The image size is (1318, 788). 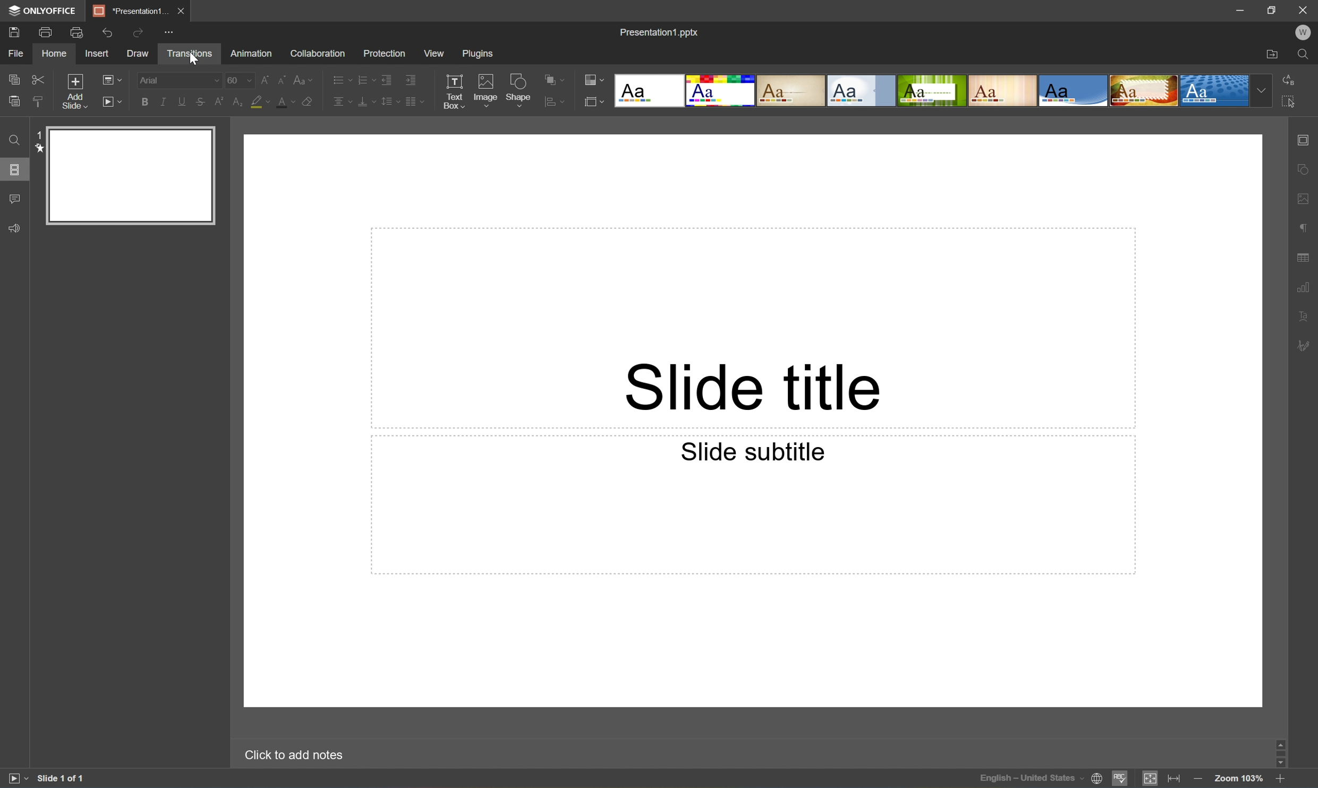 What do you see at coordinates (367, 102) in the screenshot?
I see `Vertical align` at bounding box center [367, 102].